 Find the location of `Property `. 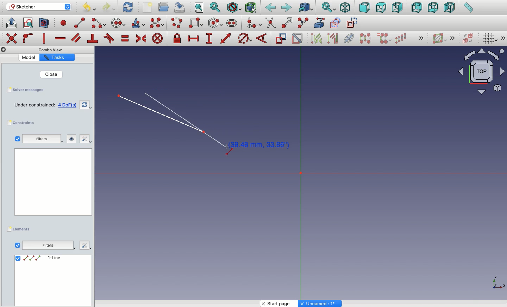

Property  is located at coordinates (57, 58).